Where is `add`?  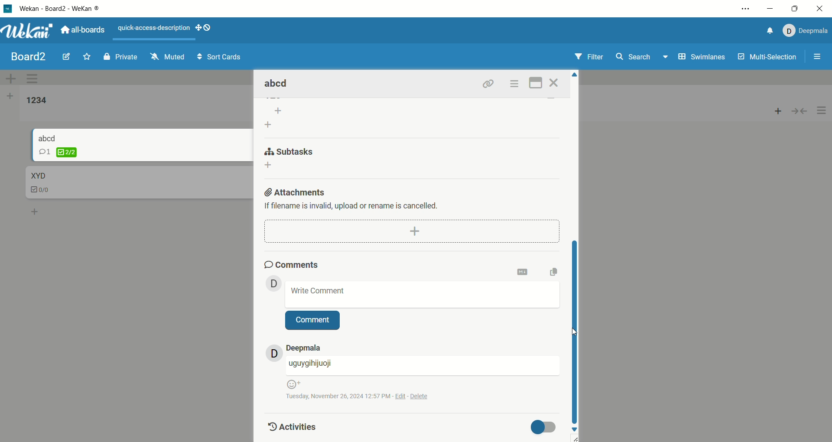 add is located at coordinates (412, 231).